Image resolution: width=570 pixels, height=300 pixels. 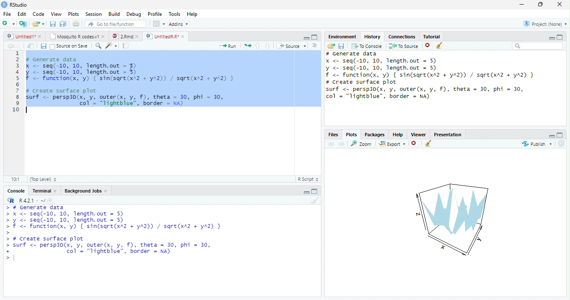 What do you see at coordinates (352, 134) in the screenshot?
I see `Plots` at bounding box center [352, 134].